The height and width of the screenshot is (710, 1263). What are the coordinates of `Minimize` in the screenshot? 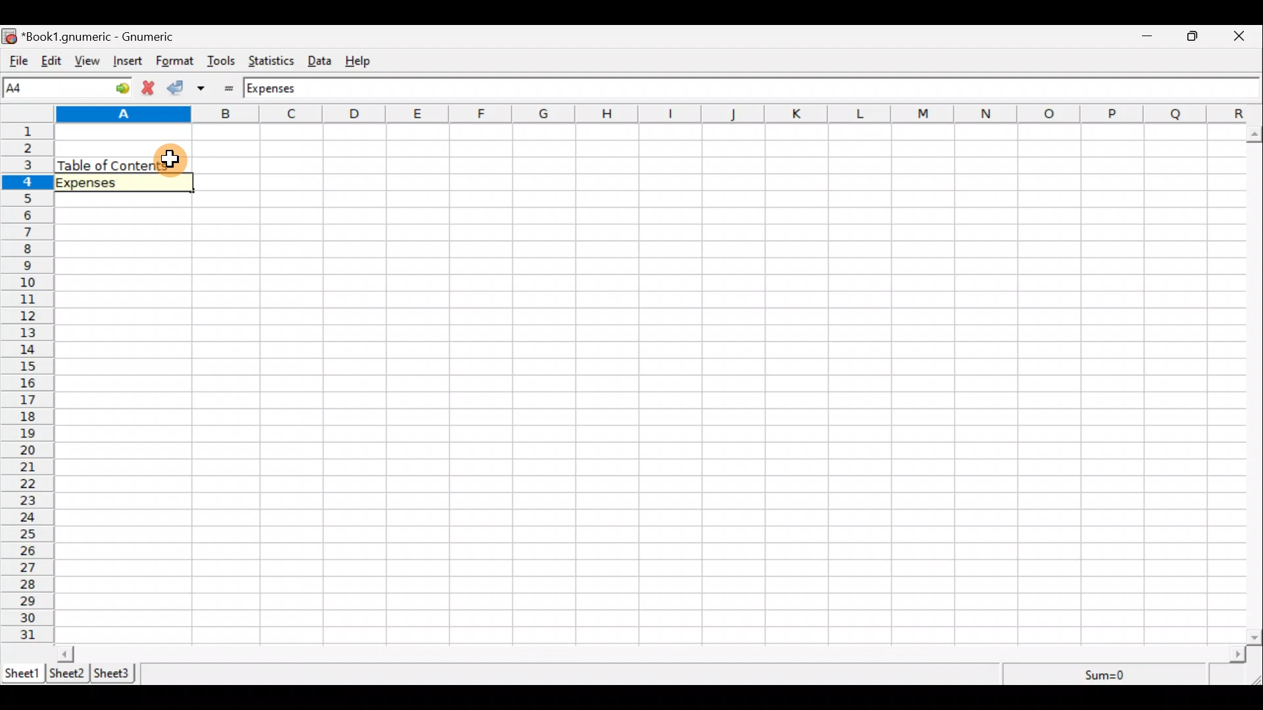 It's located at (1148, 37).